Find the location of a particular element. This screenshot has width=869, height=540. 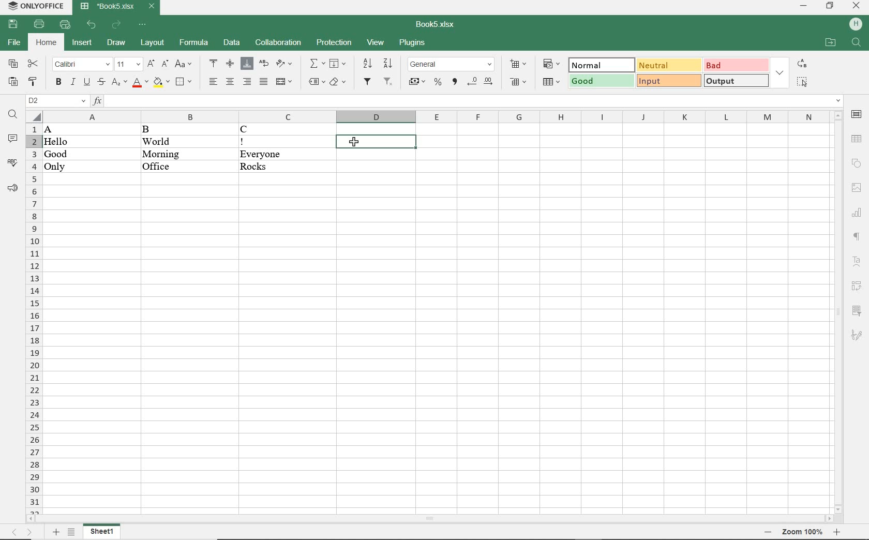

CLEAR is located at coordinates (338, 81).